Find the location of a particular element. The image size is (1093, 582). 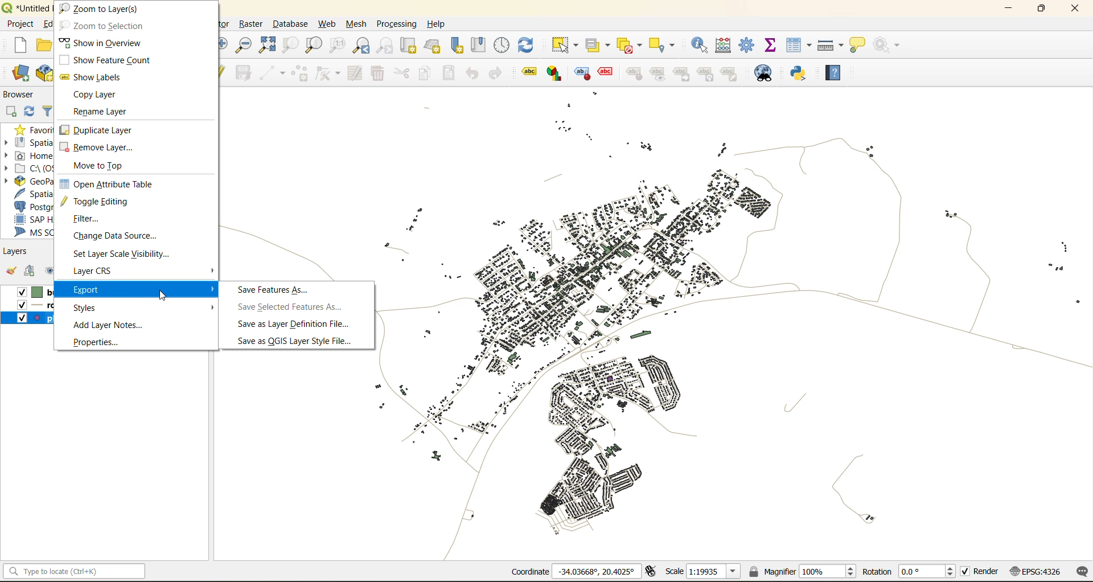

minimize is located at coordinates (1010, 10).